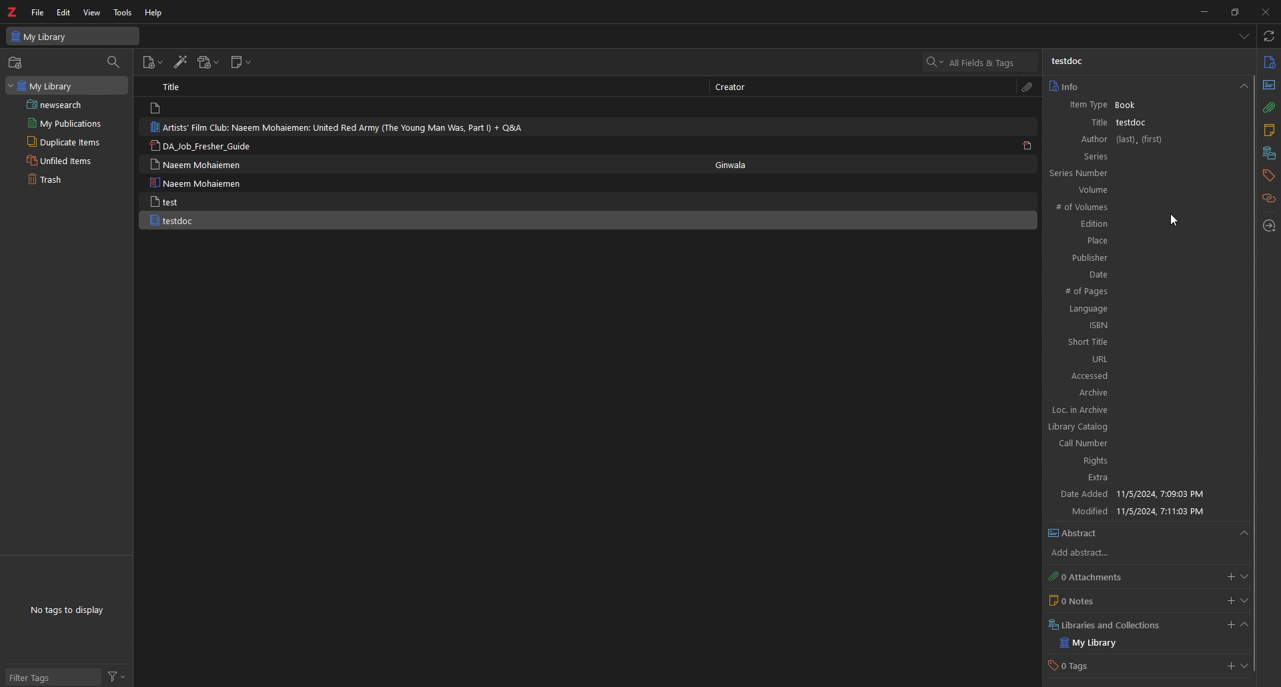  What do you see at coordinates (733, 88) in the screenshot?
I see `Creator` at bounding box center [733, 88].